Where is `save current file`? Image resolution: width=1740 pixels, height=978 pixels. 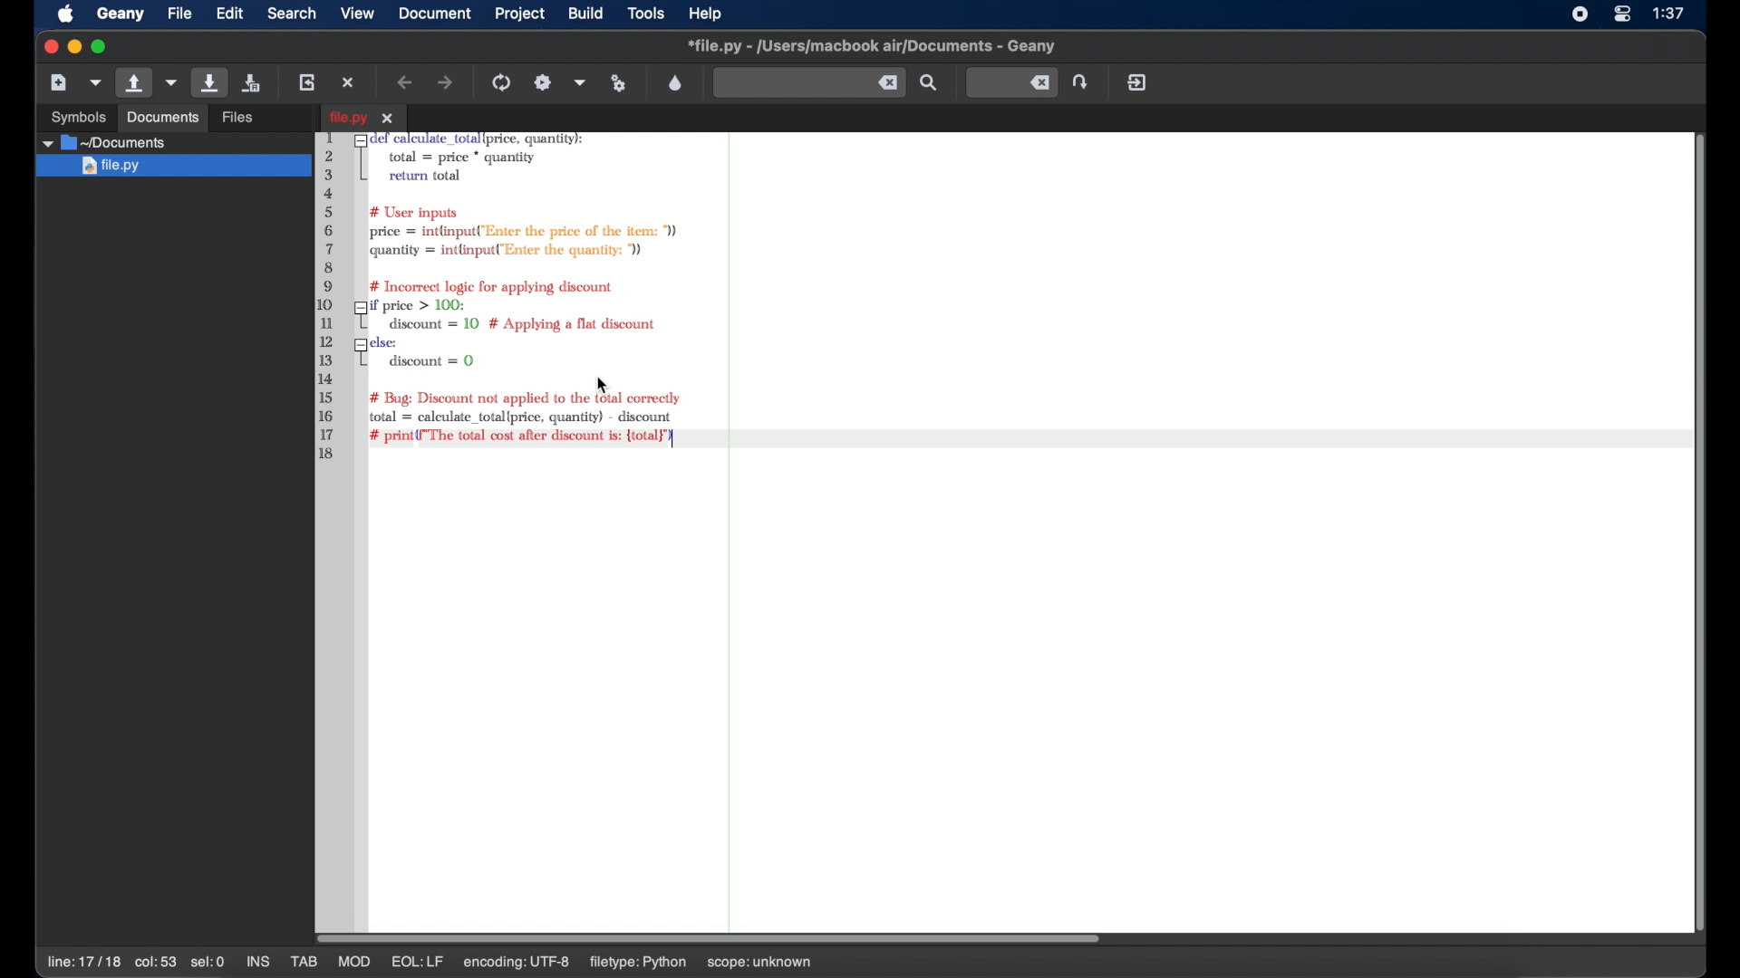
save current file is located at coordinates (210, 82).